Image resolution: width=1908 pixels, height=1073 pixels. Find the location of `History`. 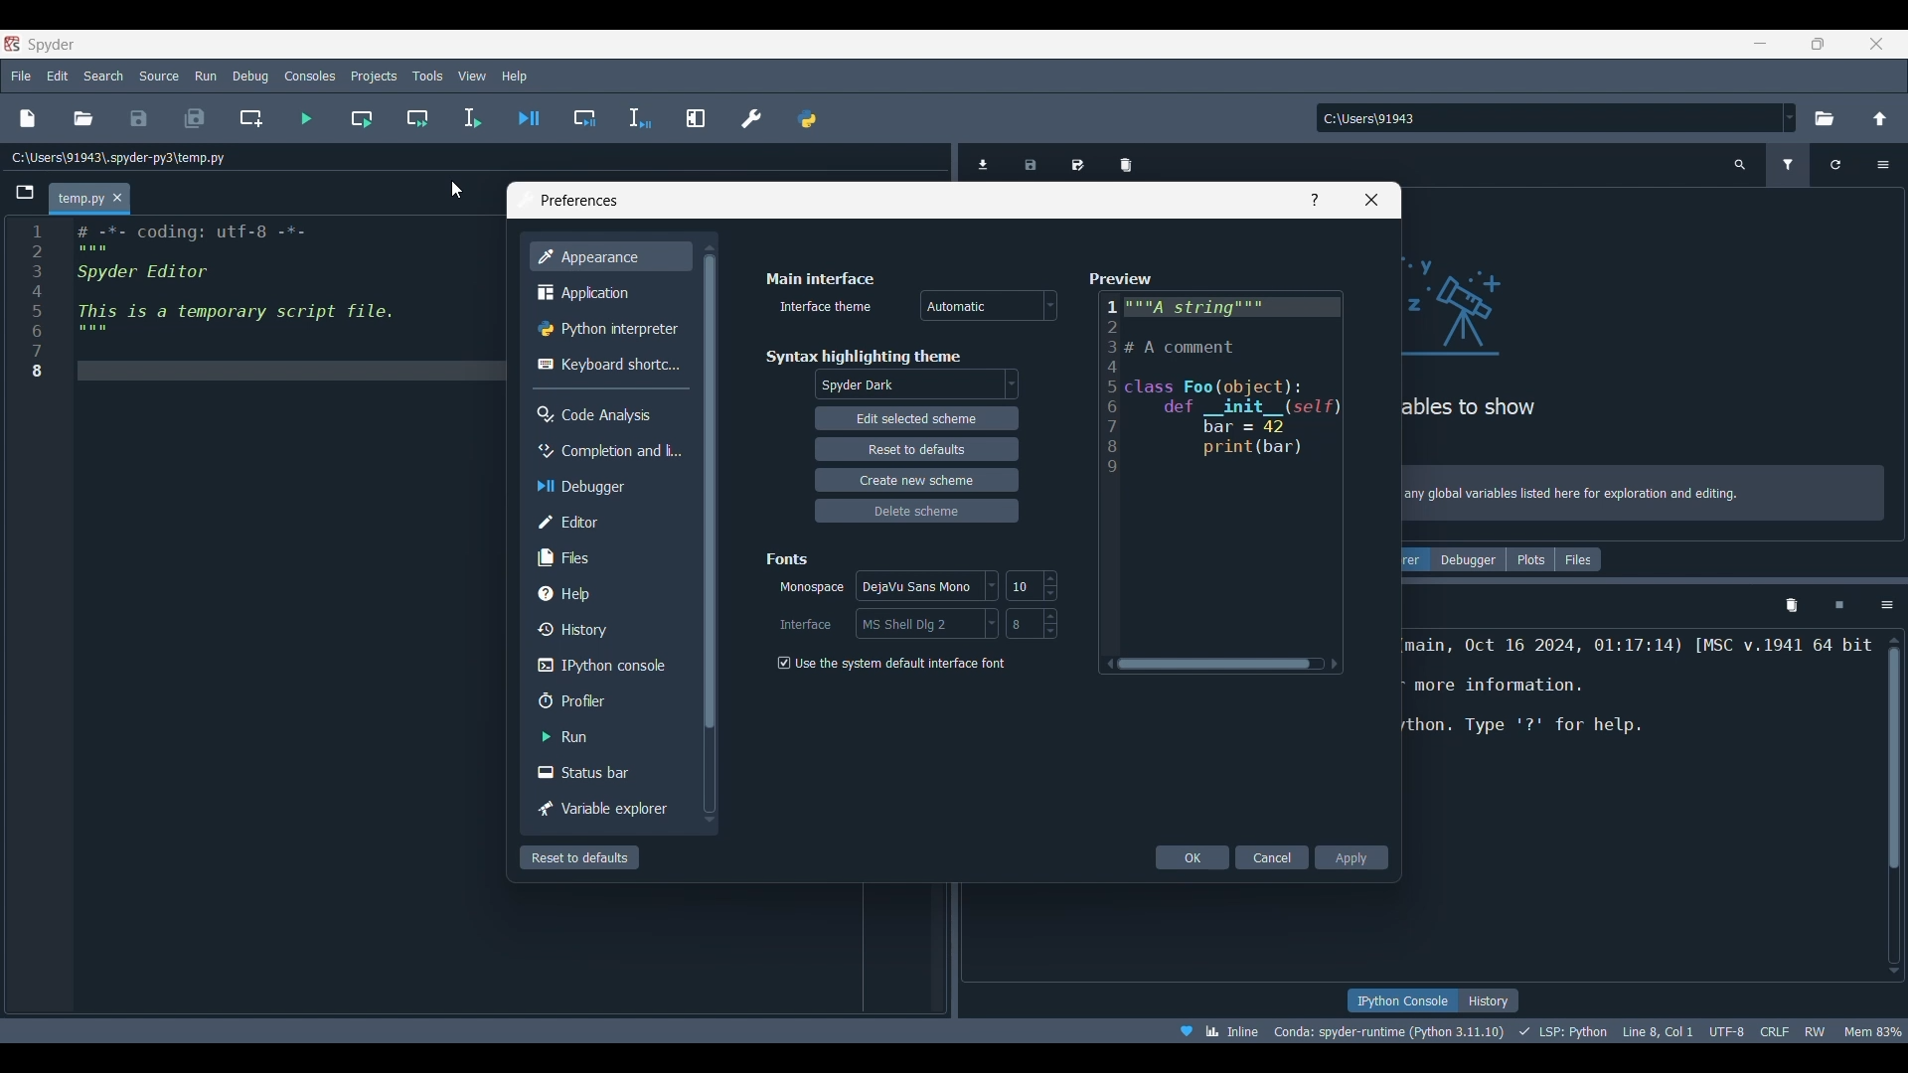

History is located at coordinates (1489, 999).